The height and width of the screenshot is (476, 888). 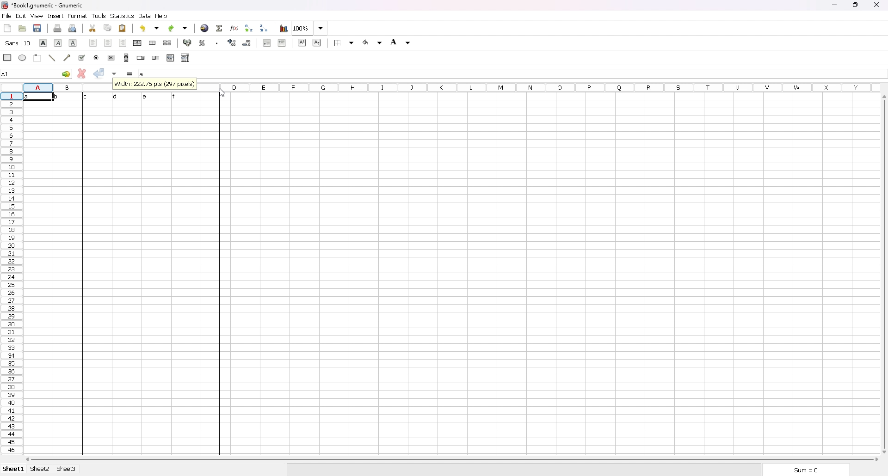 What do you see at coordinates (137, 43) in the screenshot?
I see `centre horizontally` at bounding box center [137, 43].